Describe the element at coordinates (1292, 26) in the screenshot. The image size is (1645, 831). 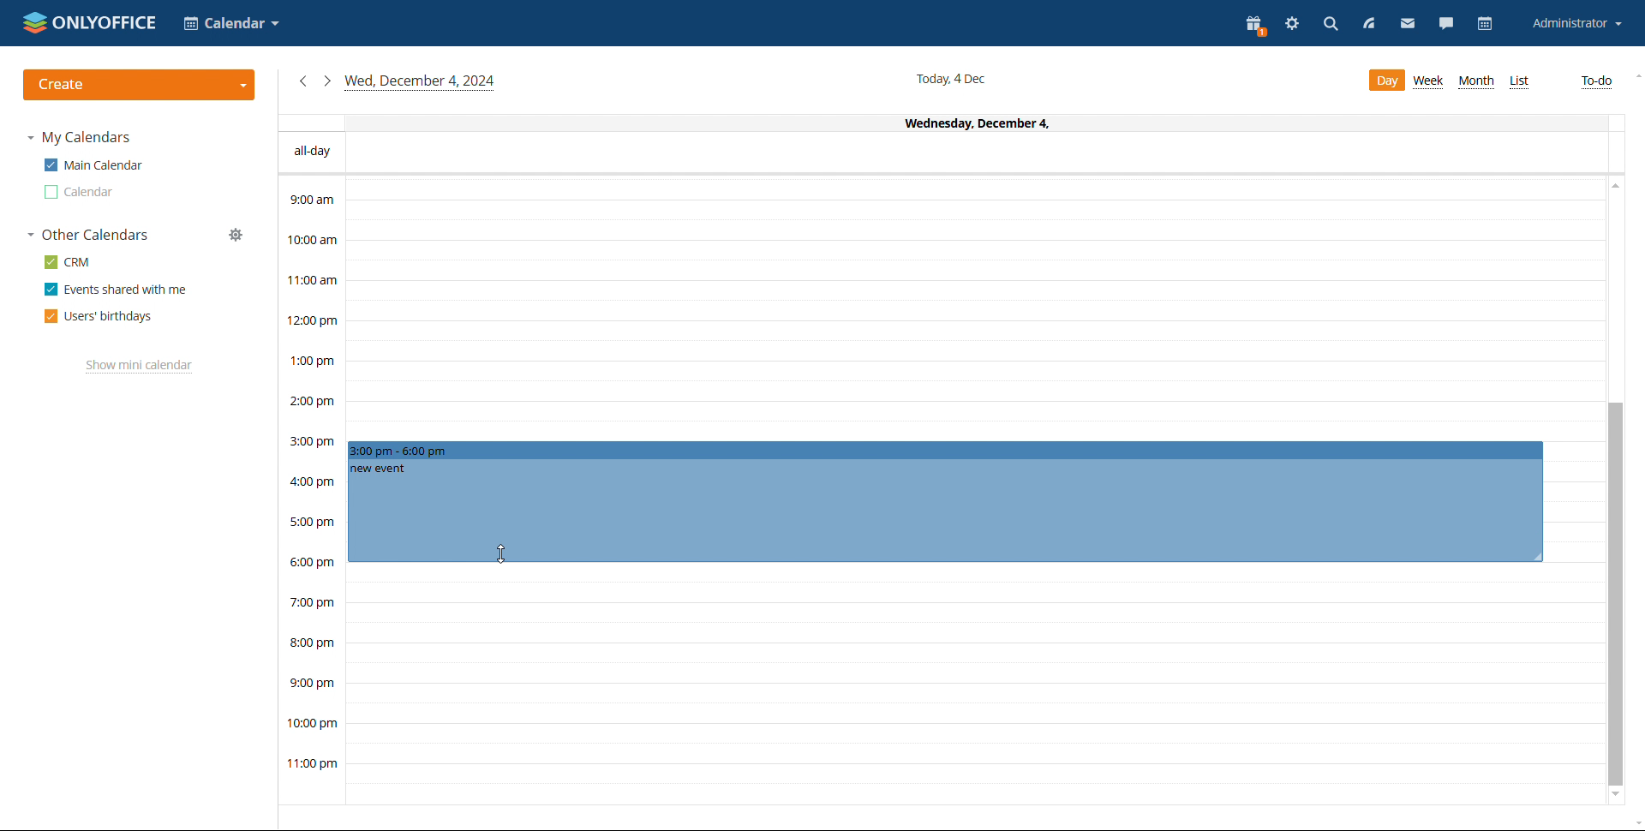
I see `settings` at that location.